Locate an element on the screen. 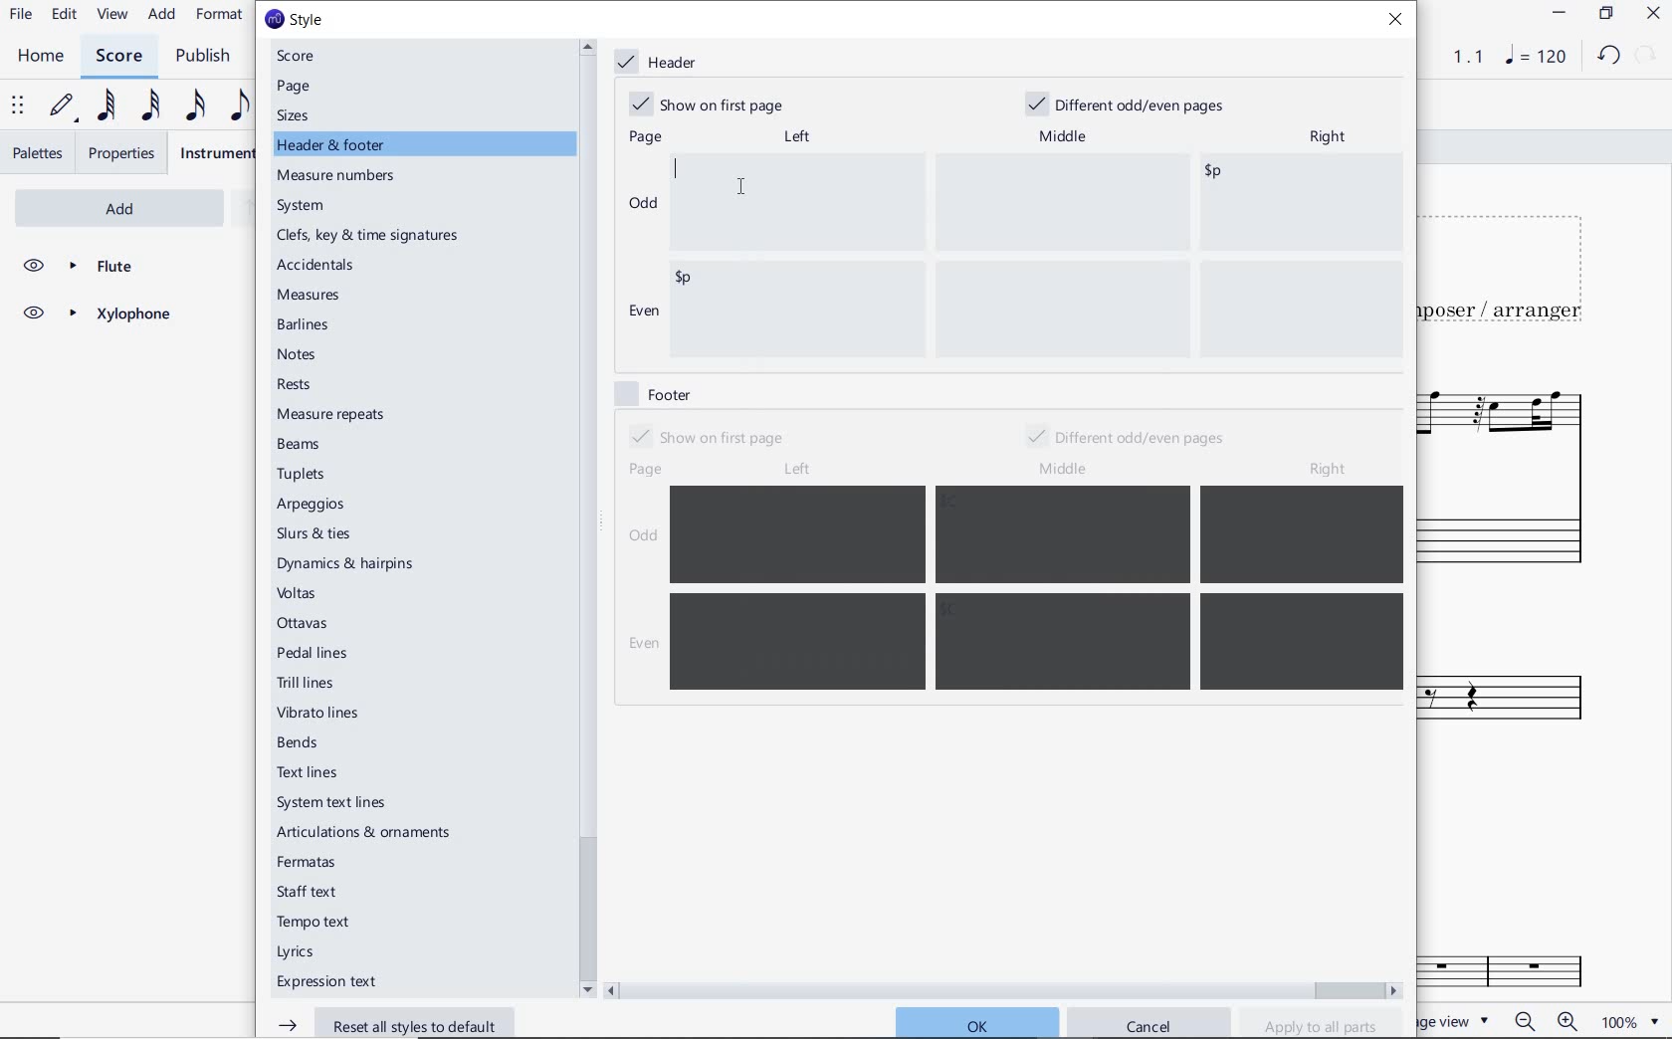 This screenshot has height=1039, width=1672. dynamics & hairpins is located at coordinates (349, 564).